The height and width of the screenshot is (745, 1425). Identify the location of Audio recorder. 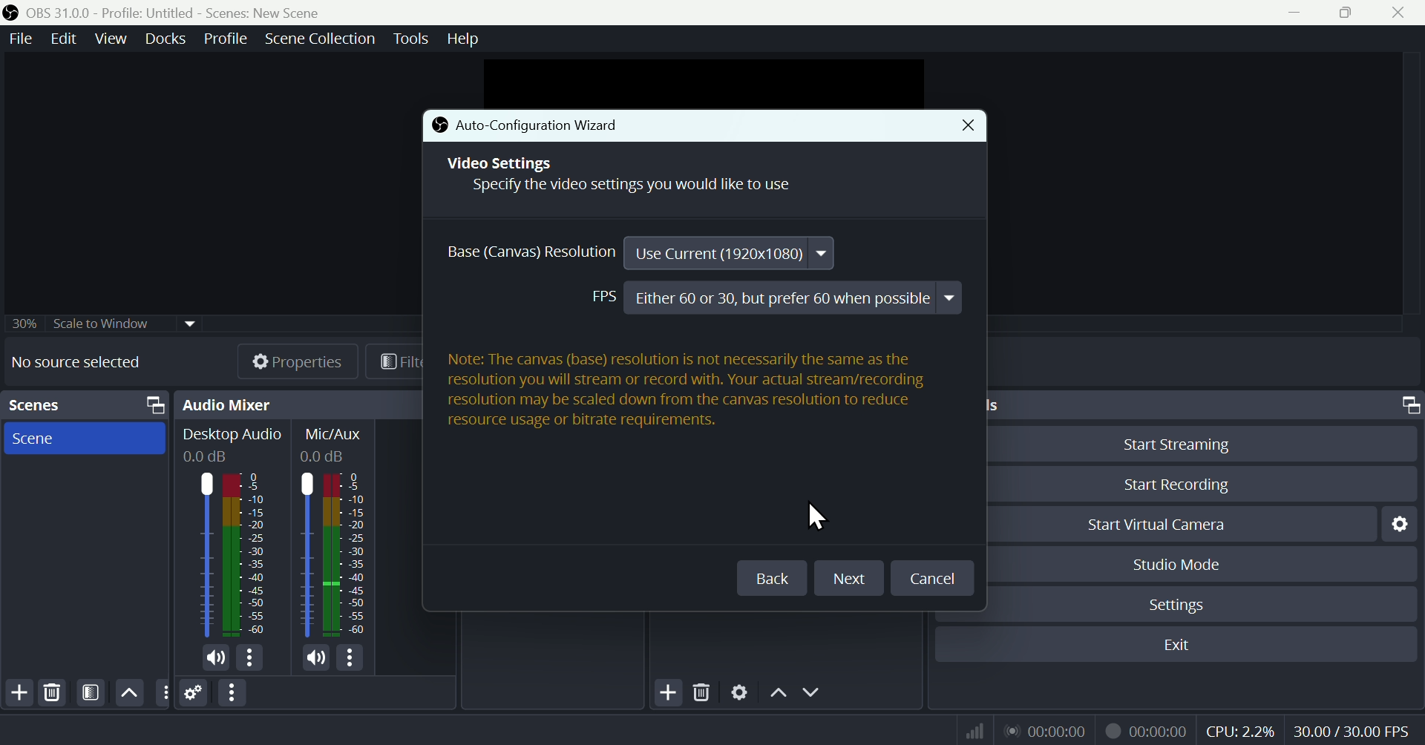
(1044, 730).